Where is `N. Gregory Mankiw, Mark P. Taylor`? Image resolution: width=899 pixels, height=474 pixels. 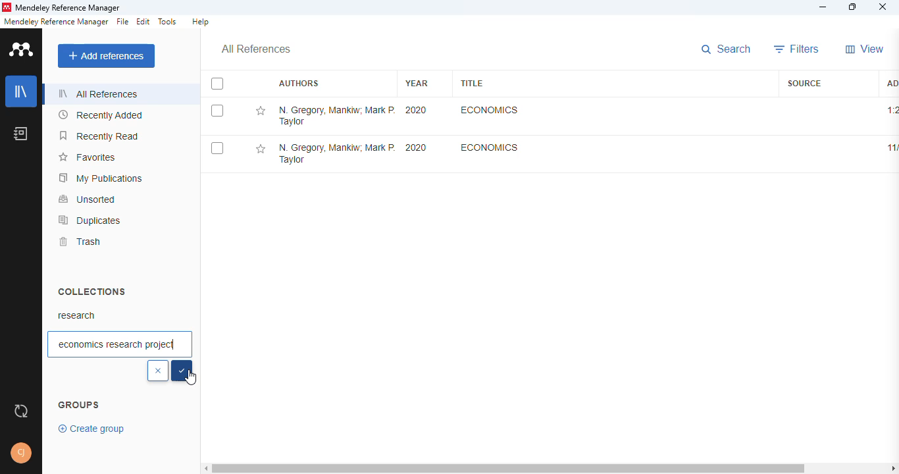
N. Gregory Mankiw, Mark P. Taylor is located at coordinates (336, 115).